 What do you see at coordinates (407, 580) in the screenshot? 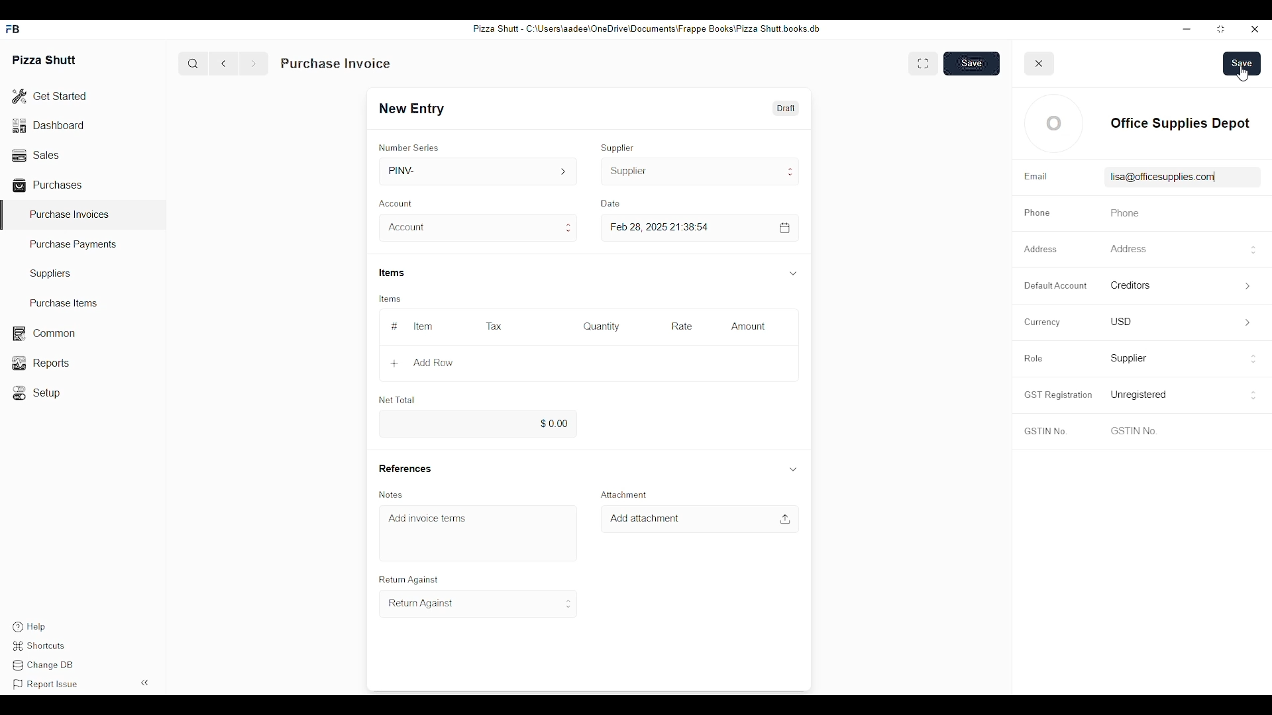
I see `Return Against` at bounding box center [407, 580].